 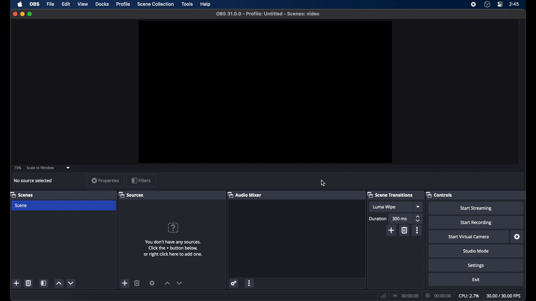 What do you see at coordinates (487, 4) in the screenshot?
I see `obs studio` at bounding box center [487, 4].